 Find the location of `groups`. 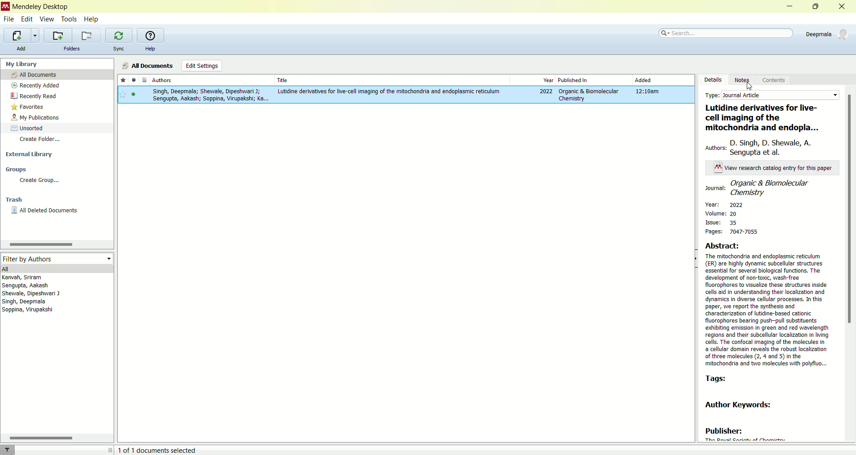

groups is located at coordinates (56, 170).